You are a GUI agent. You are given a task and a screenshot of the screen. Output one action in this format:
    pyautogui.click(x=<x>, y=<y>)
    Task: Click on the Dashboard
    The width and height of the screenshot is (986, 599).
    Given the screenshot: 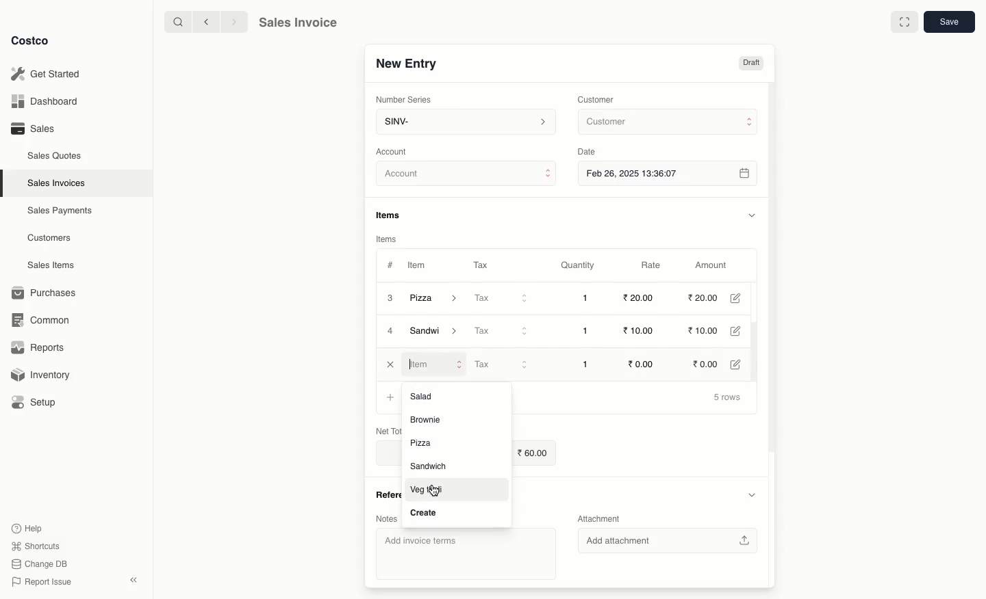 What is the action you would take?
    pyautogui.click(x=42, y=102)
    